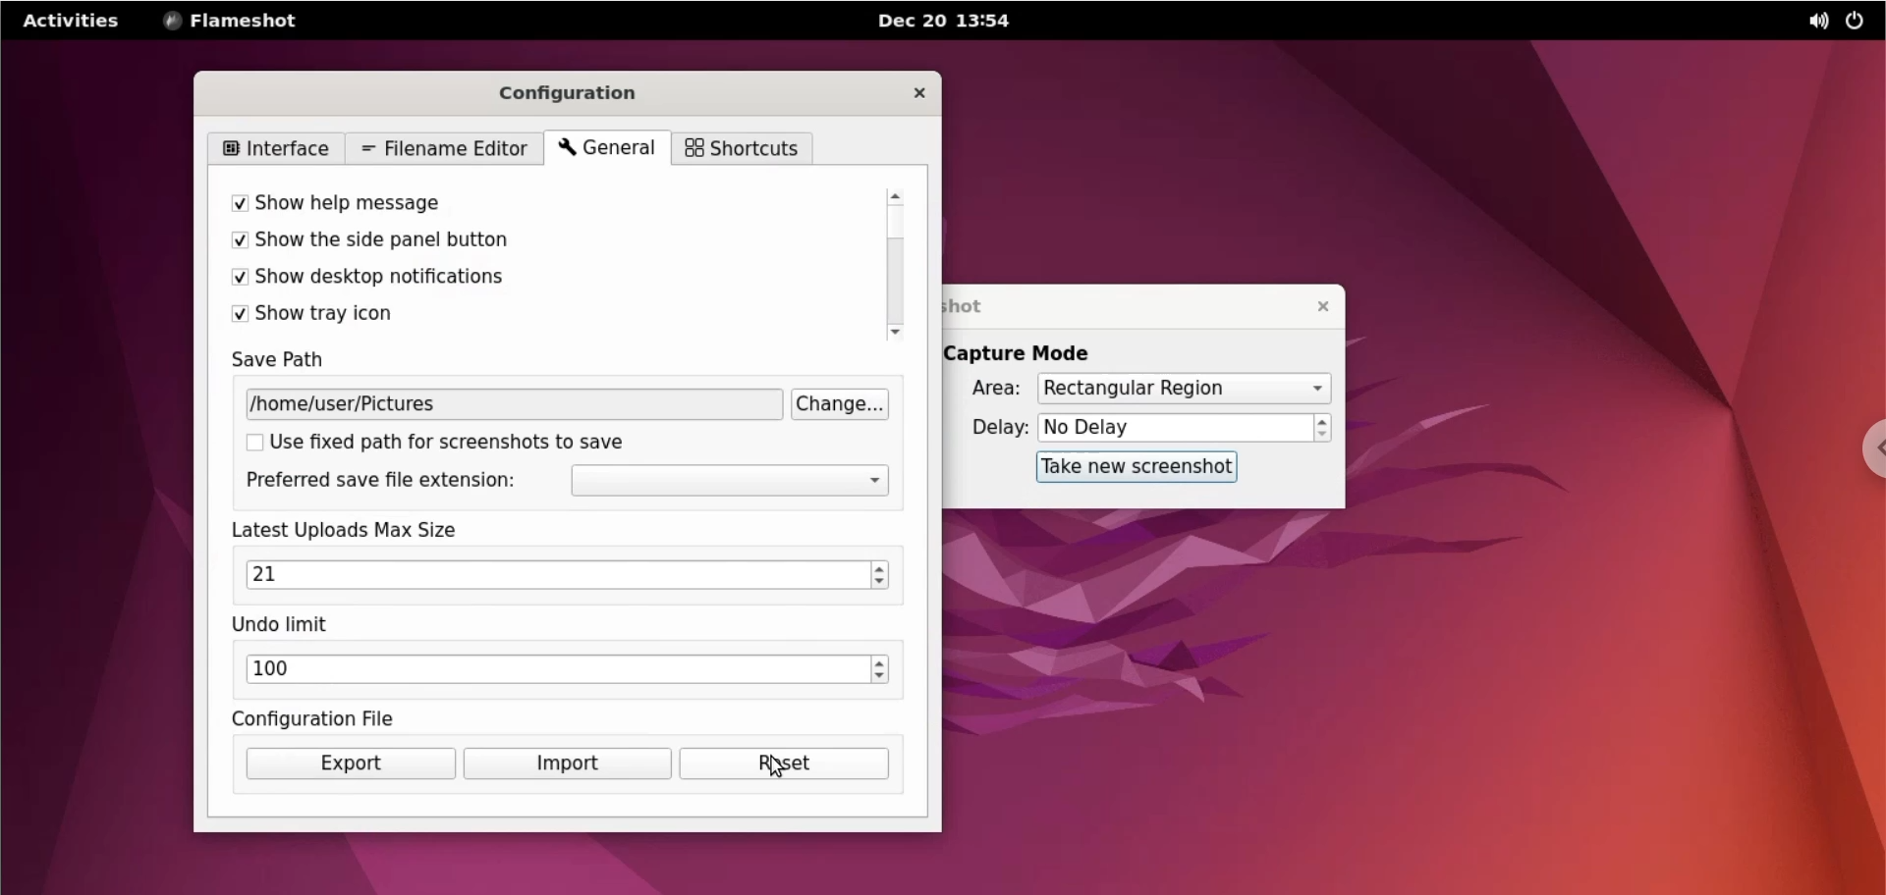 The image size is (1886, 895). I want to click on show the side panel button, so click(537, 243).